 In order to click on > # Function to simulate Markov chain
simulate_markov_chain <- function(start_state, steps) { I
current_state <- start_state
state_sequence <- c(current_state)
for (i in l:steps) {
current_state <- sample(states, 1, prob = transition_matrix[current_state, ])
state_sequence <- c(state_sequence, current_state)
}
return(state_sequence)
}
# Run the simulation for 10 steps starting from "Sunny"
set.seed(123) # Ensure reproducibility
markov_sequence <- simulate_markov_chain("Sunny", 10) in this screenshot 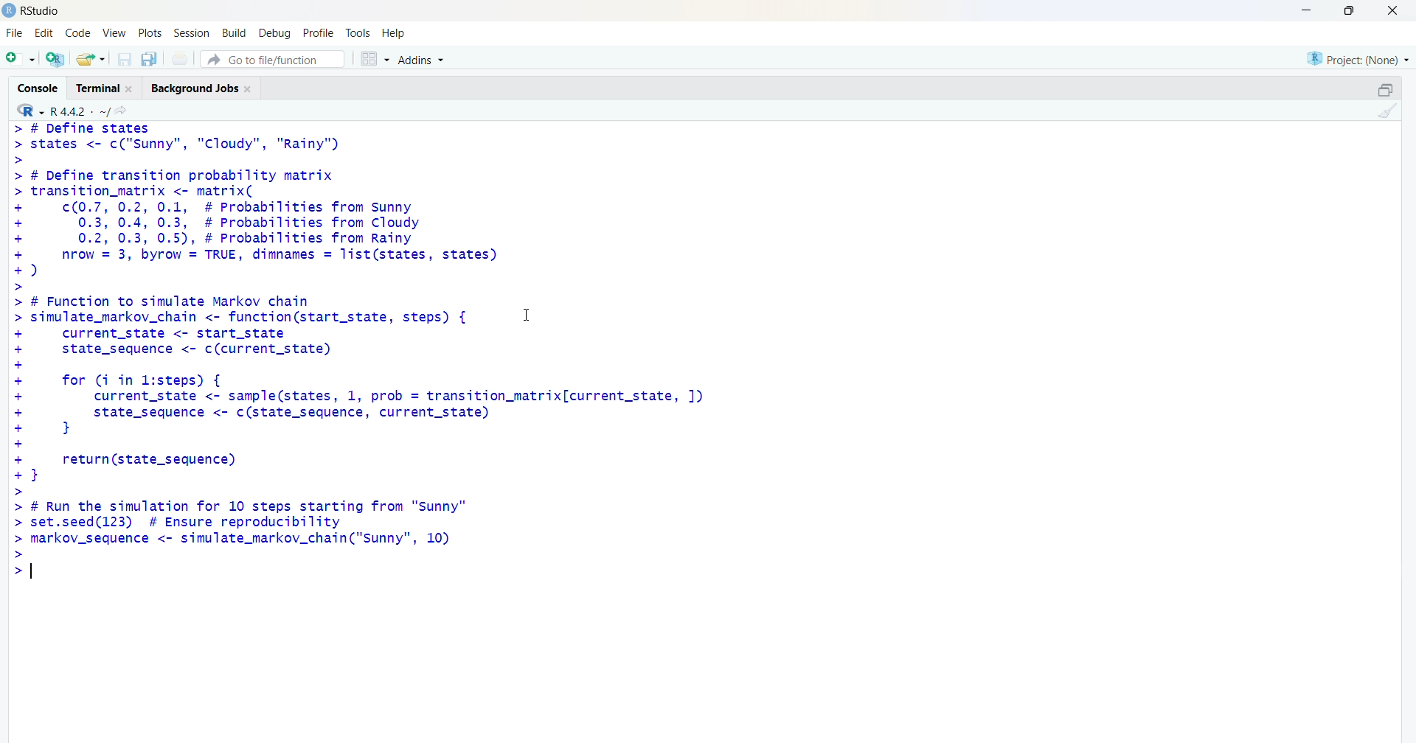, I will do `click(397, 438)`.